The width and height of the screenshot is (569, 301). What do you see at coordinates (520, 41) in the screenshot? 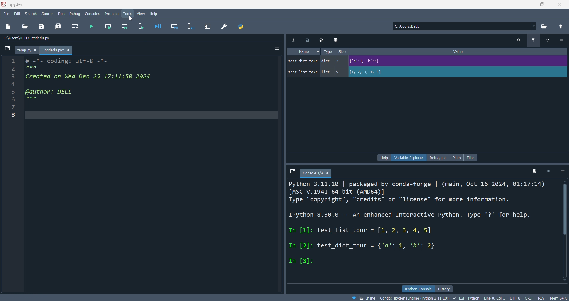
I see `search variables` at bounding box center [520, 41].